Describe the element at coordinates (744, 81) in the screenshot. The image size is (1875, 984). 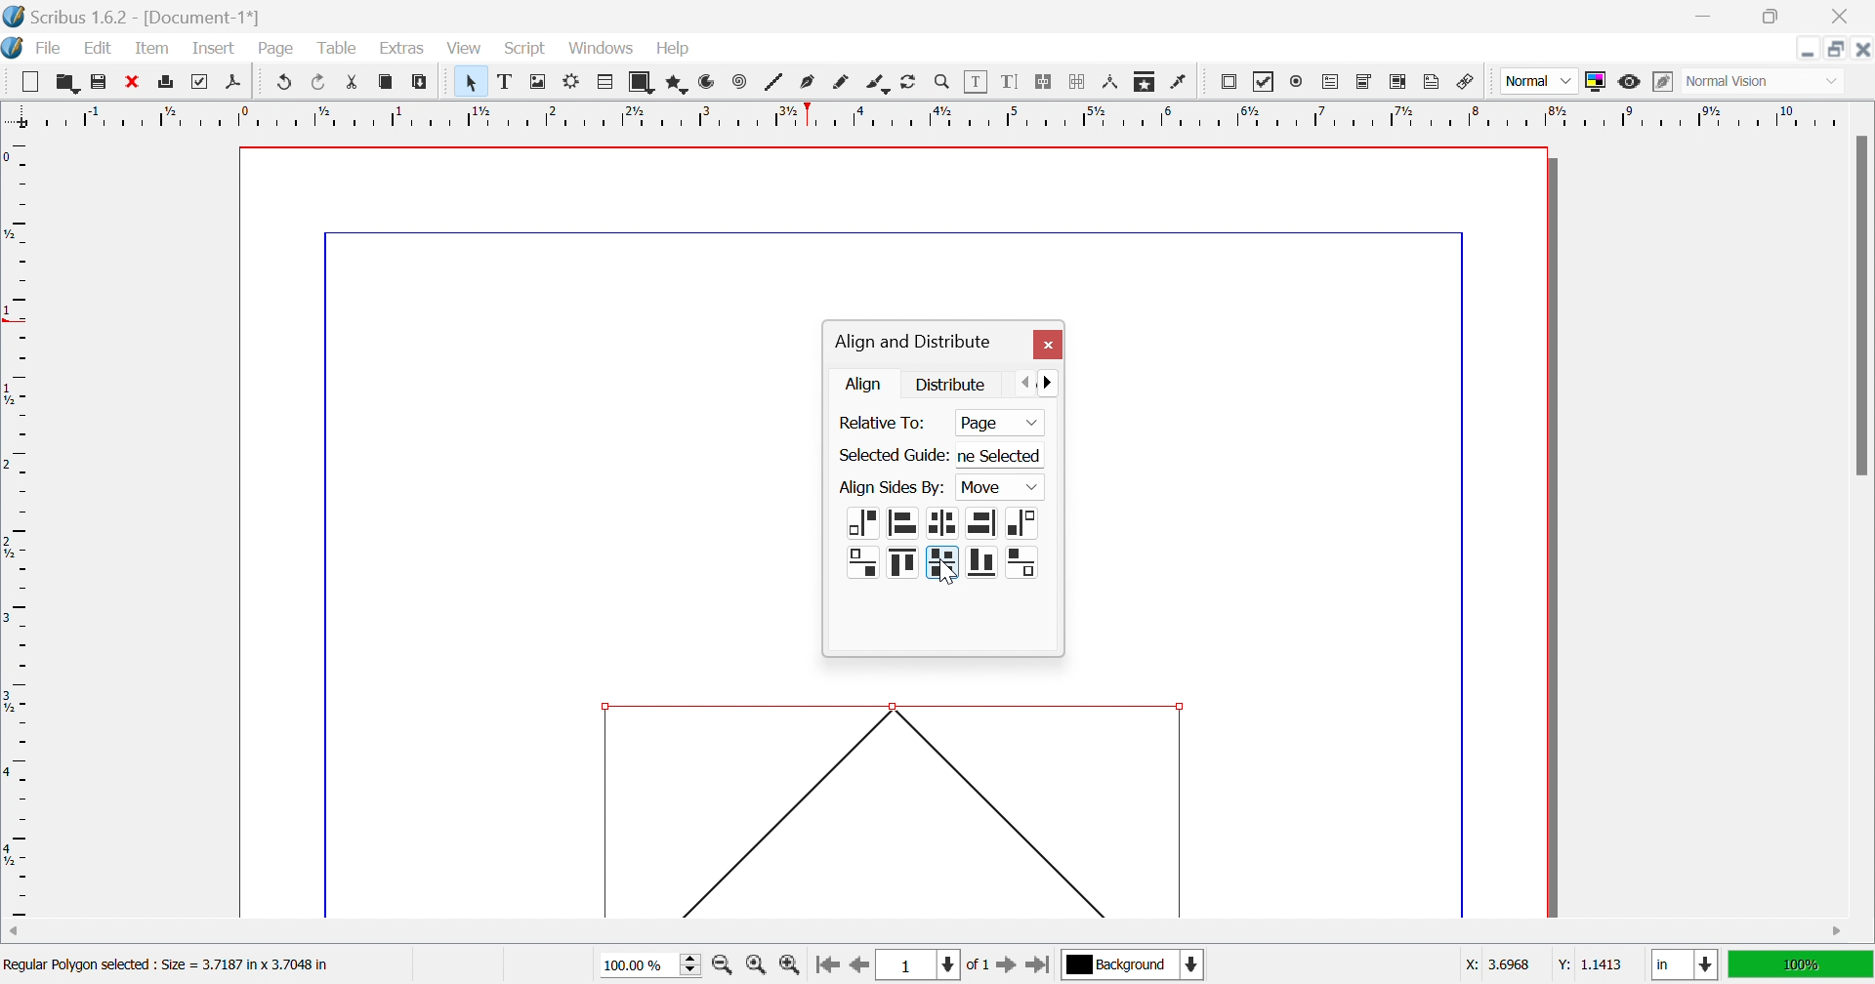
I see `Spiral` at that location.